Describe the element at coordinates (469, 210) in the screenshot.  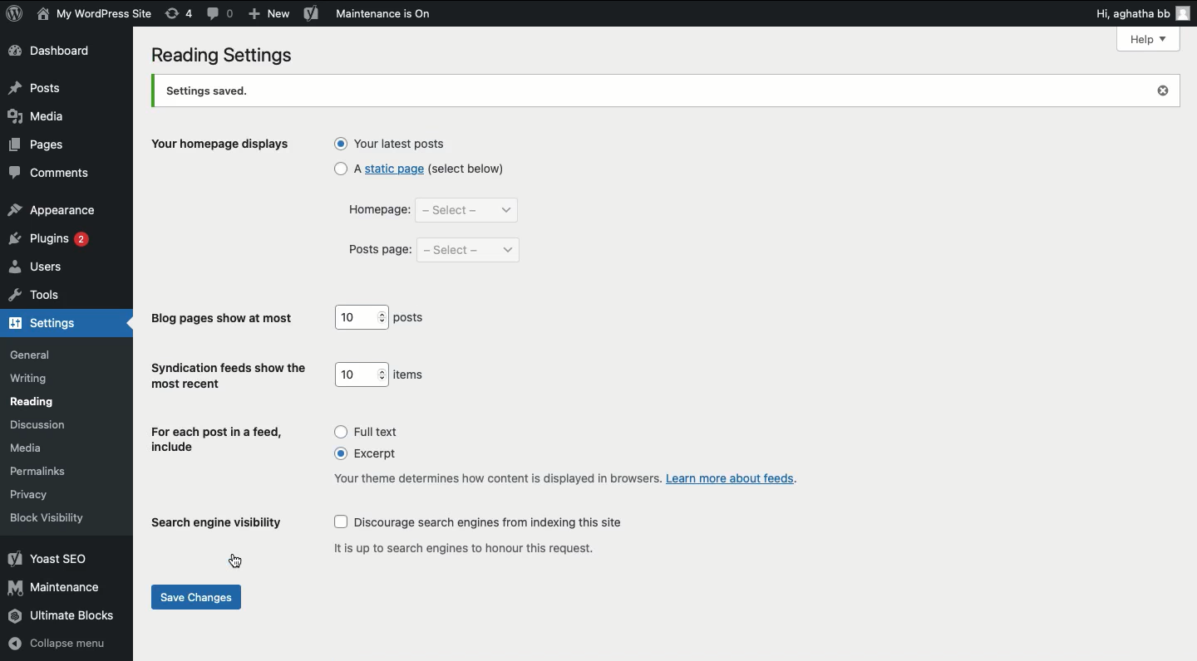
I see `select` at that location.